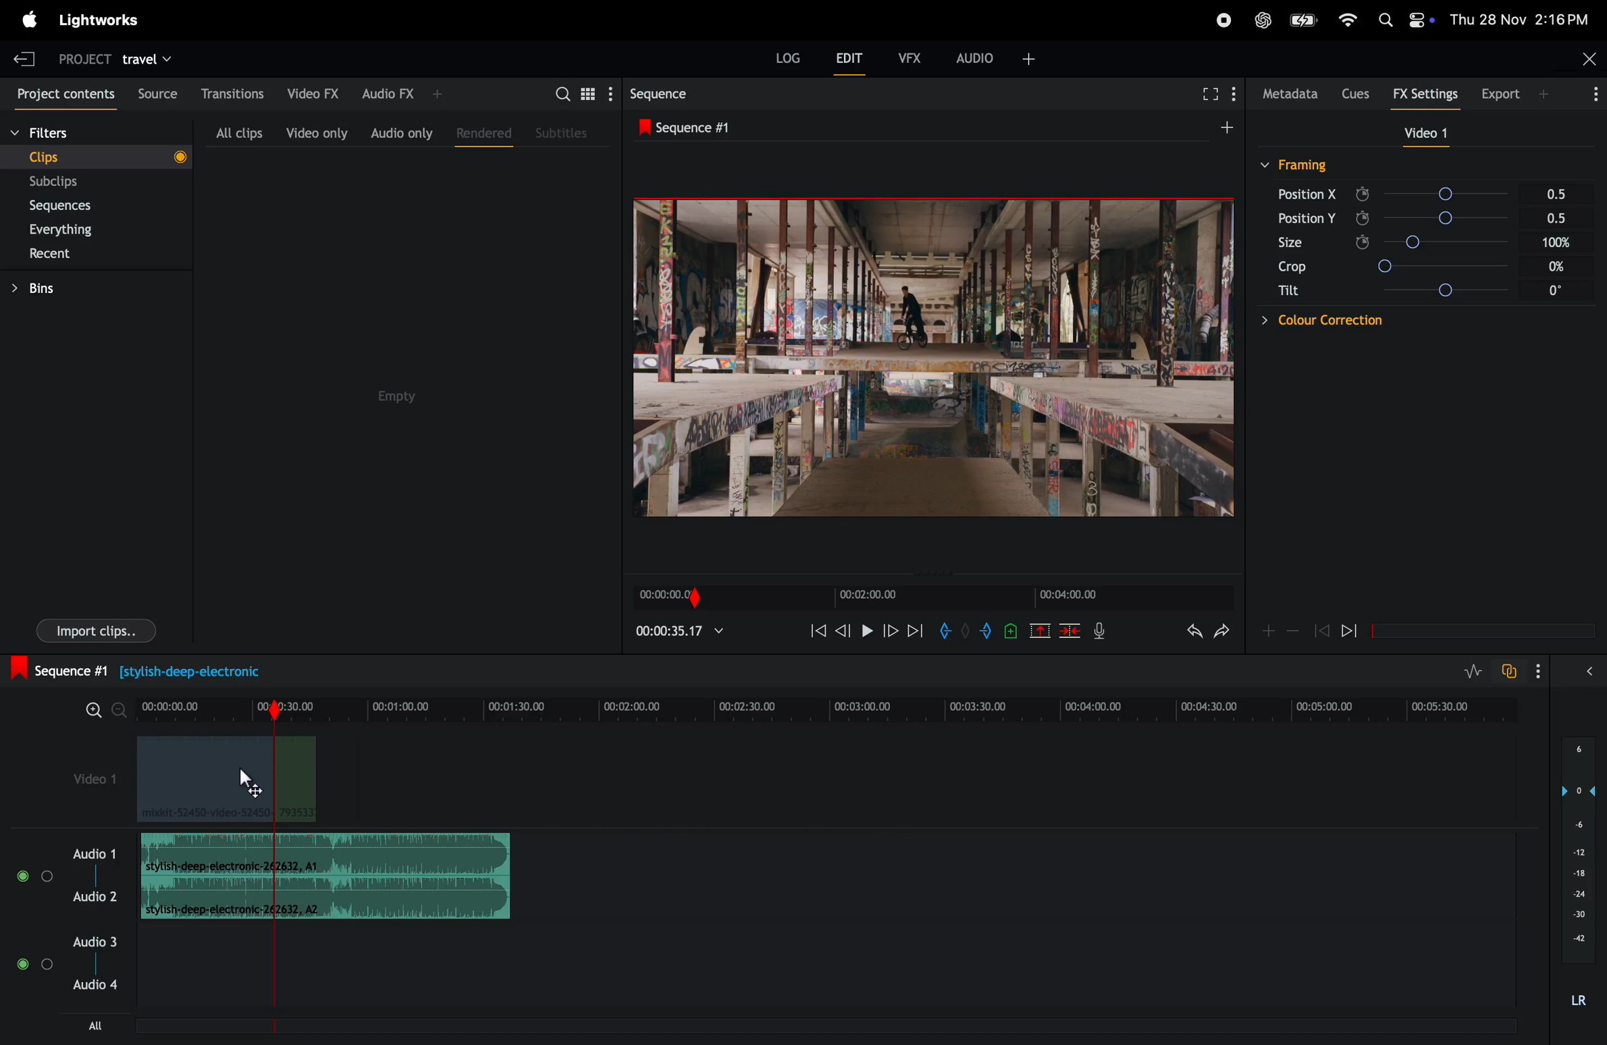  Describe the element at coordinates (1586, 61) in the screenshot. I see `close` at that location.